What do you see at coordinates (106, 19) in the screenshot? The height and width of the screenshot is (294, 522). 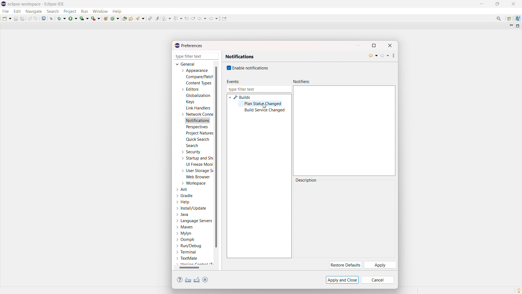 I see `new java project` at bounding box center [106, 19].